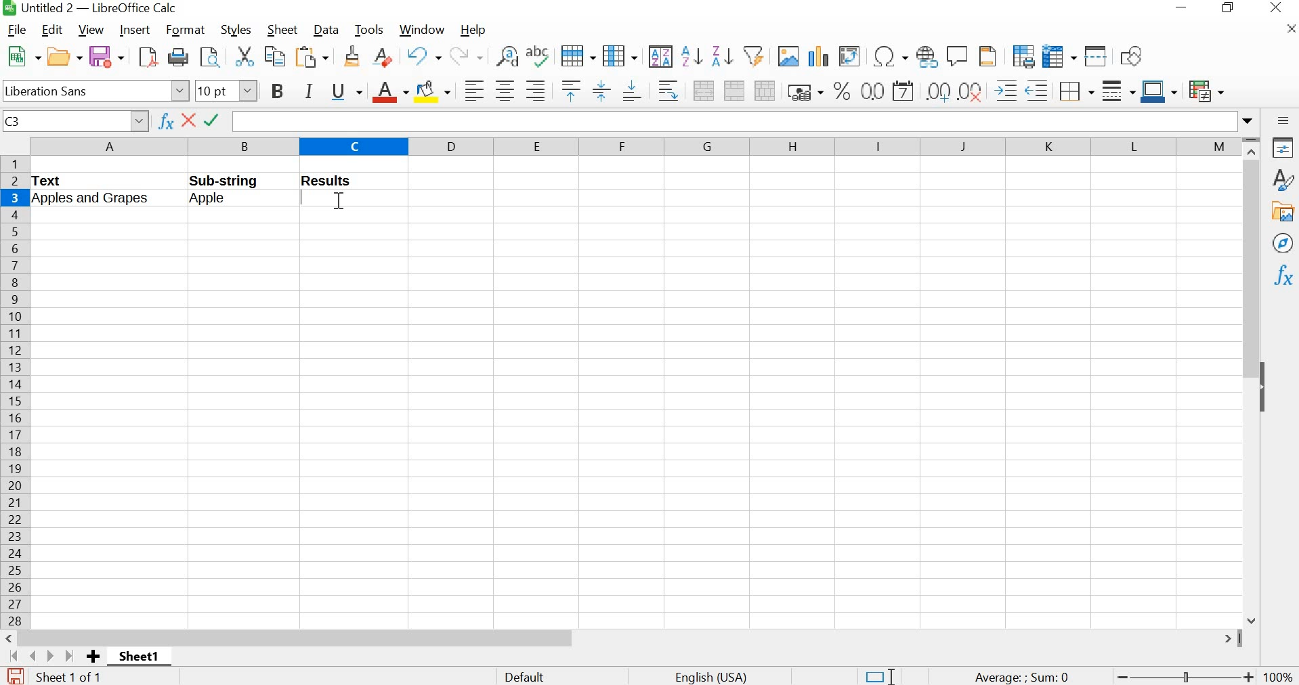  Describe the element at coordinates (210, 57) in the screenshot. I see `toggle print preview` at that location.